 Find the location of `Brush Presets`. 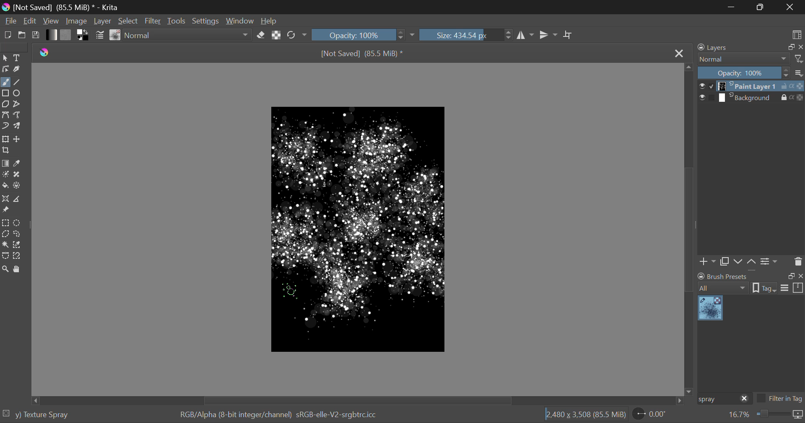

Brush Presets is located at coordinates (116, 35).